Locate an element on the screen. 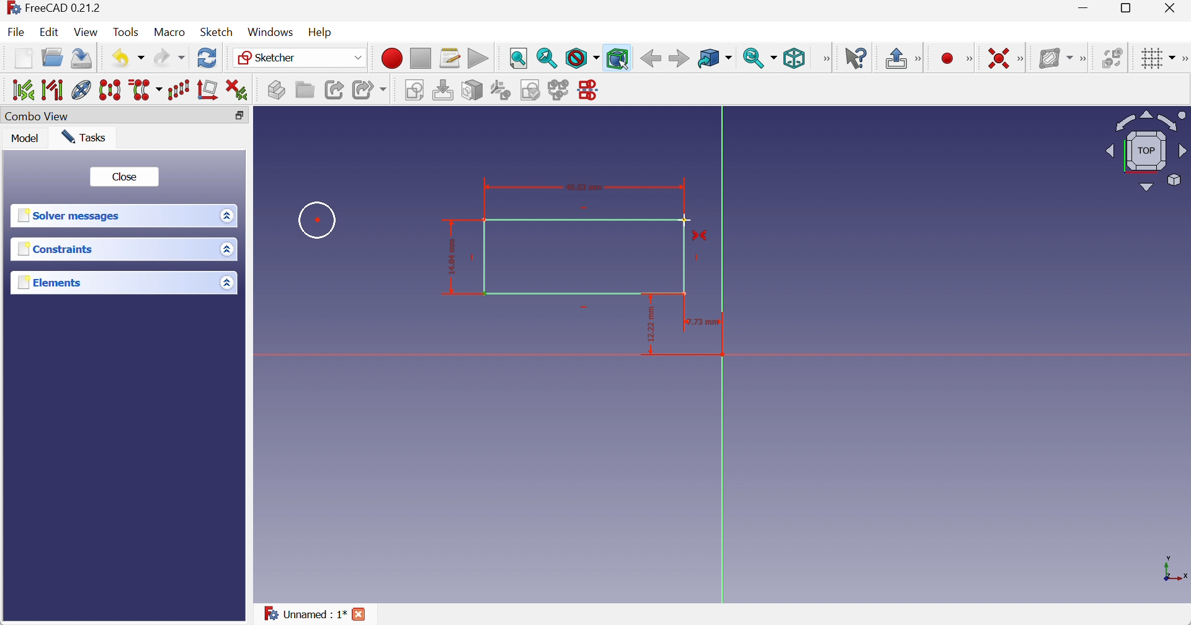 The image size is (1191, 625). Close is located at coordinates (1171, 9).